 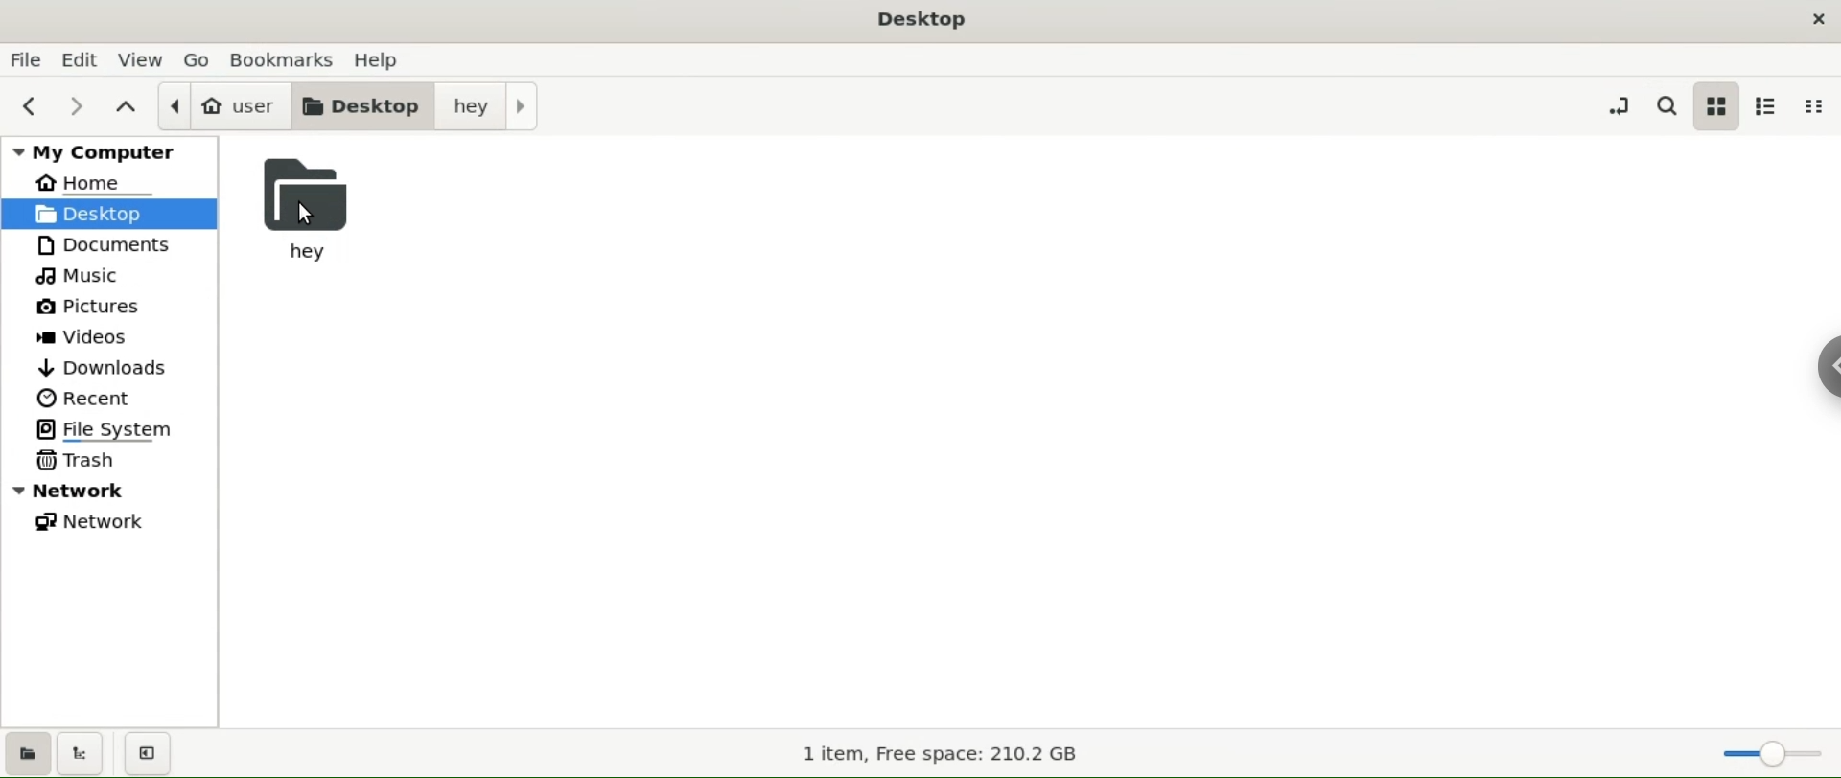 What do you see at coordinates (956, 748) in the screenshot?
I see `1 item, Free space: 210.2 GB` at bounding box center [956, 748].